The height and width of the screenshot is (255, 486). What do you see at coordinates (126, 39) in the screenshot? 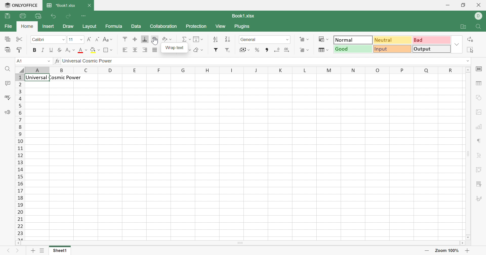
I see `Align Top` at bounding box center [126, 39].